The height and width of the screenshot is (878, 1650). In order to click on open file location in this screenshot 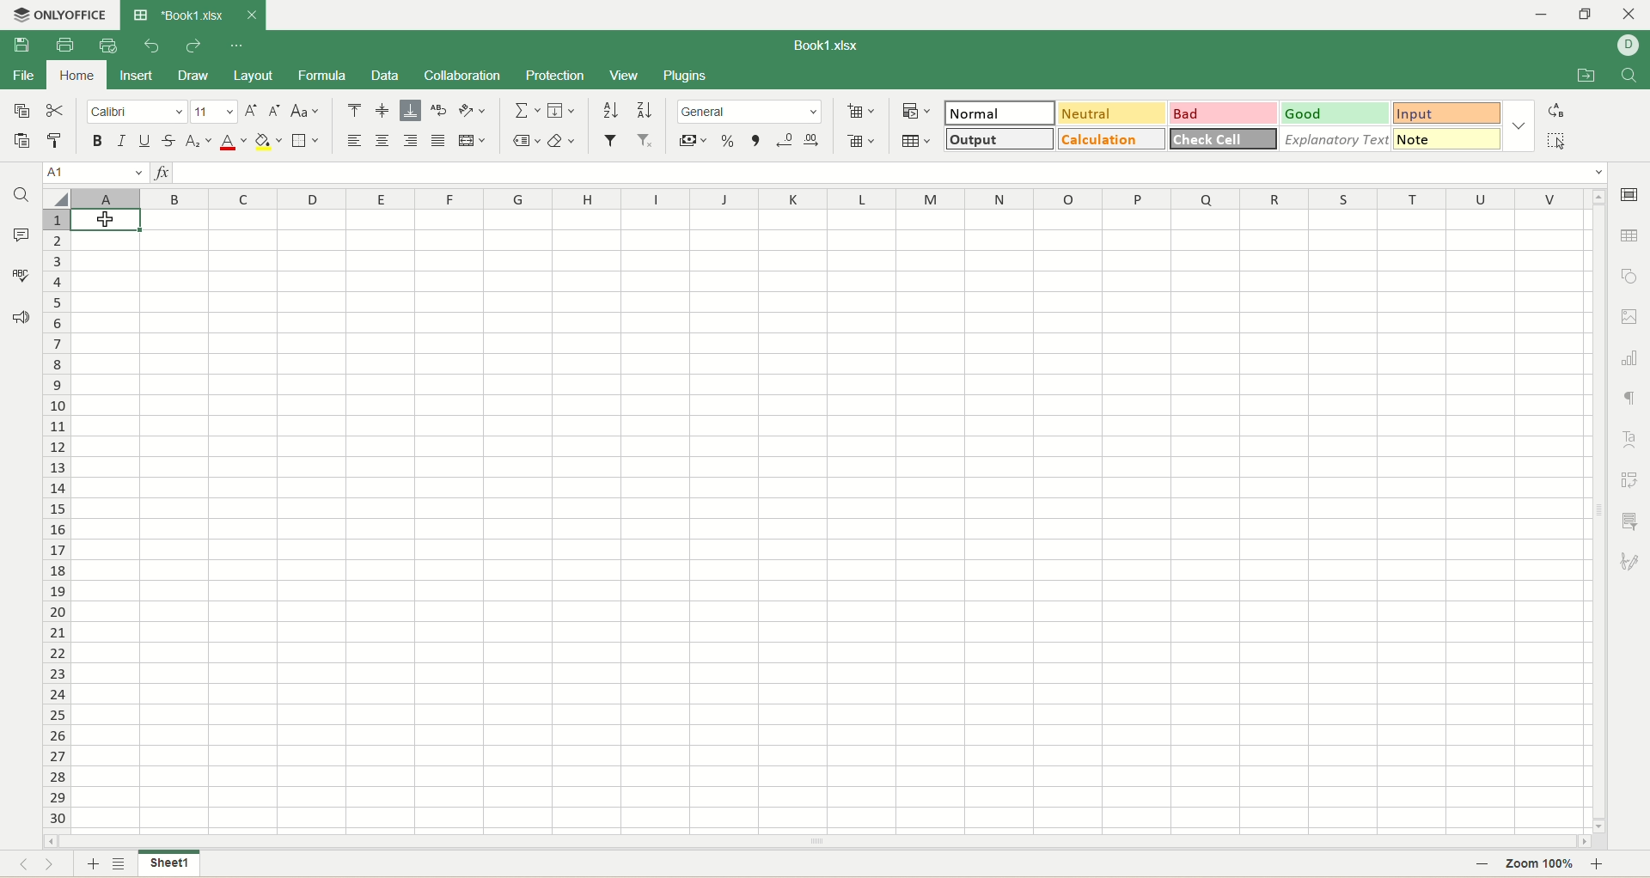, I will do `click(1584, 76)`.